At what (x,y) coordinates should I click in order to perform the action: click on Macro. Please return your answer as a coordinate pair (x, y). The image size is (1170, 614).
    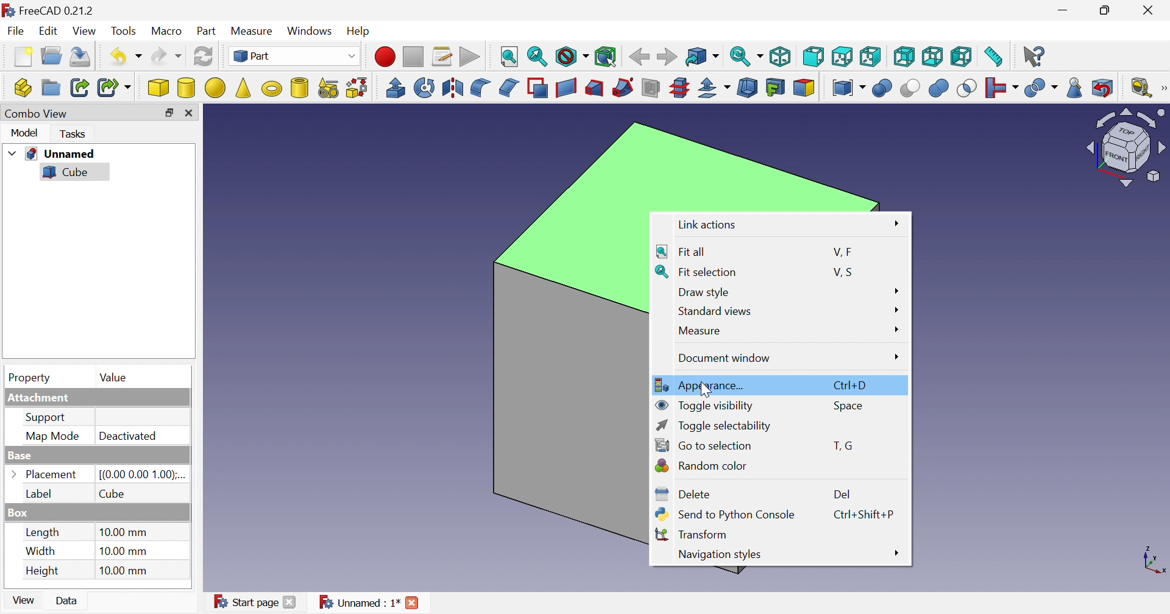
    Looking at the image, I should click on (167, 31).